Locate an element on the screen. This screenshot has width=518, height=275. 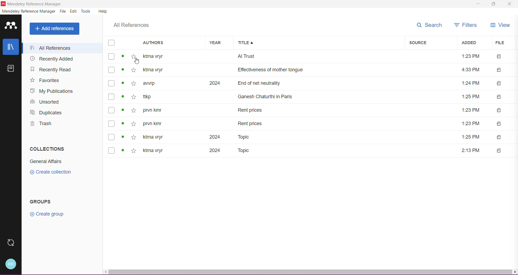
Close is located at coordinates (511, 4).